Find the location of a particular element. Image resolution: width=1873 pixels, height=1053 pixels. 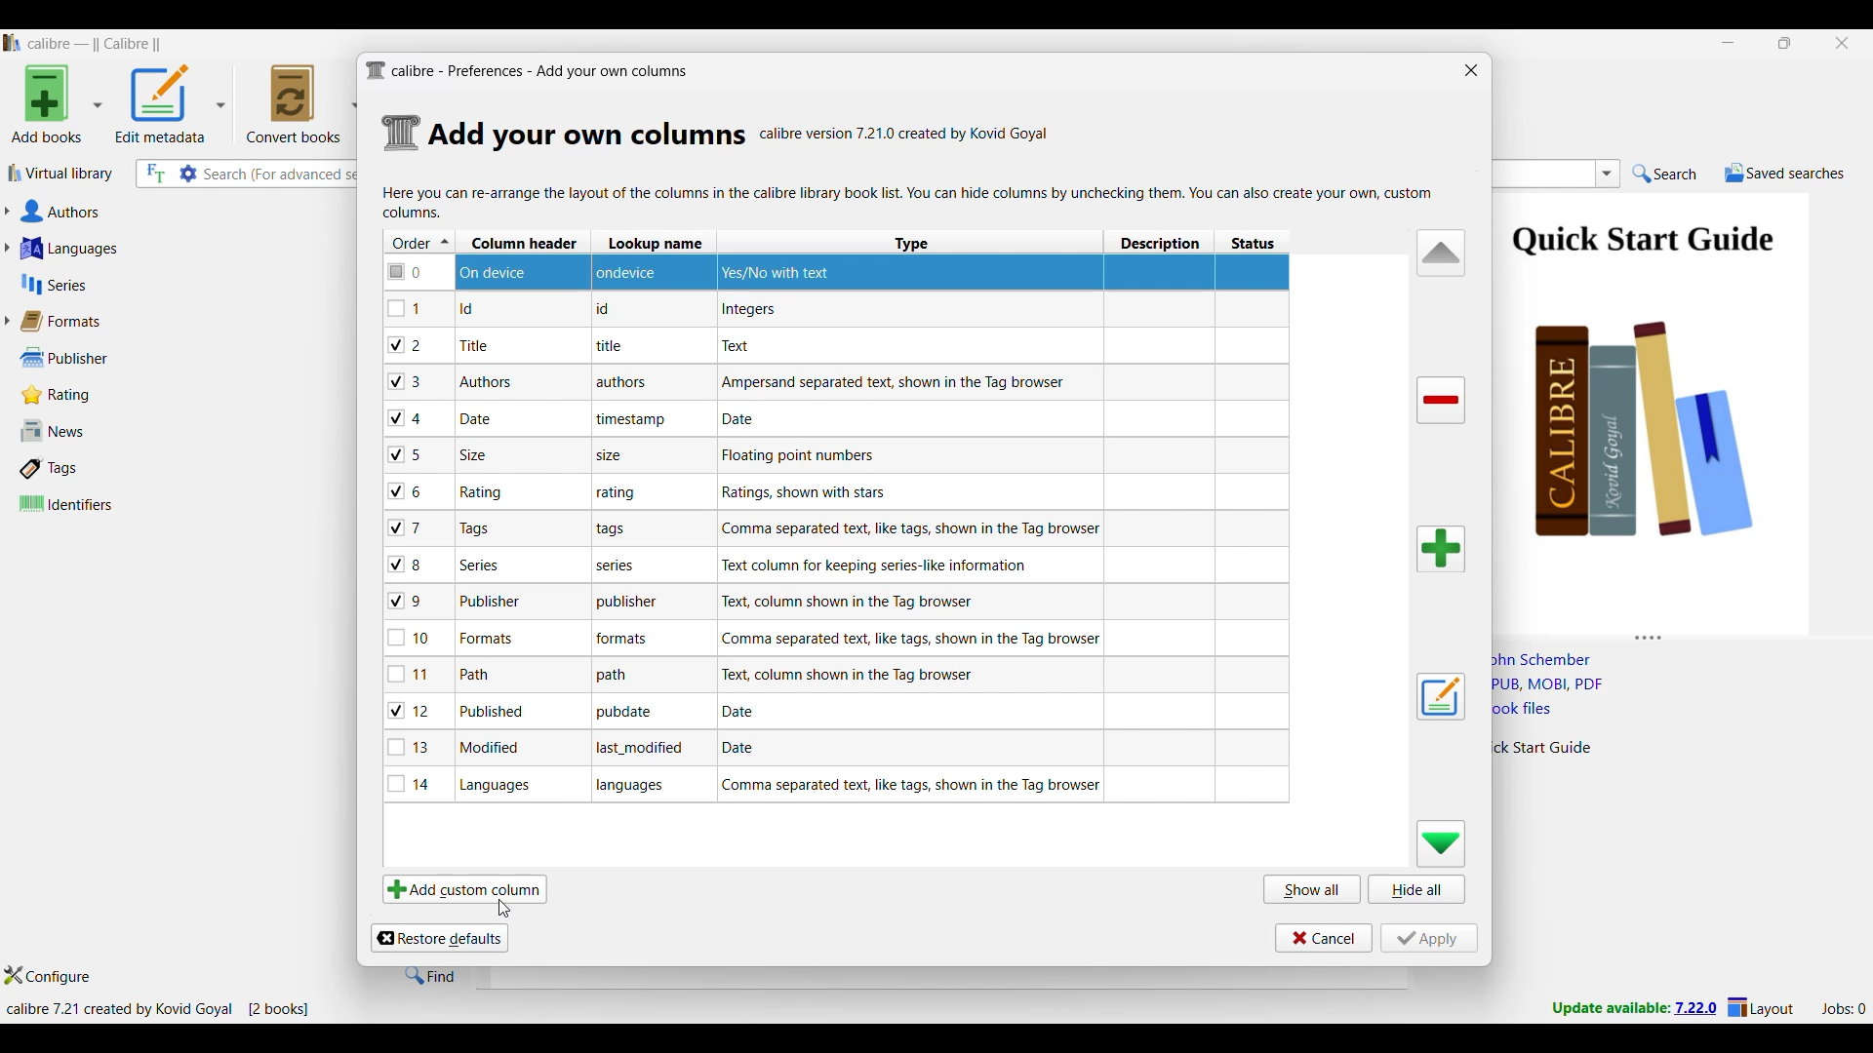

Search the full text of all books is located at coordinates (154, 174).